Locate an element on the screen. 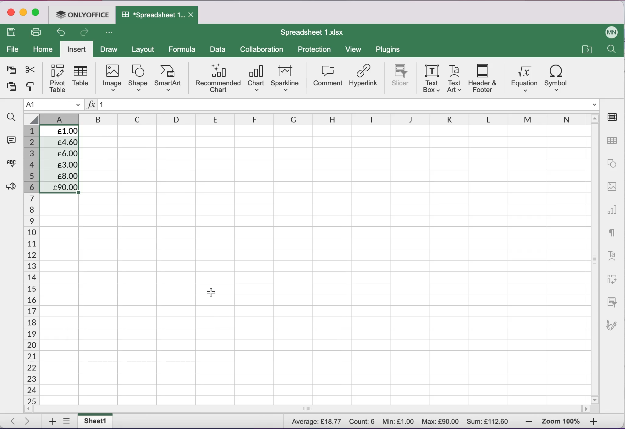  collaboration is located at coordinates (263, 49).